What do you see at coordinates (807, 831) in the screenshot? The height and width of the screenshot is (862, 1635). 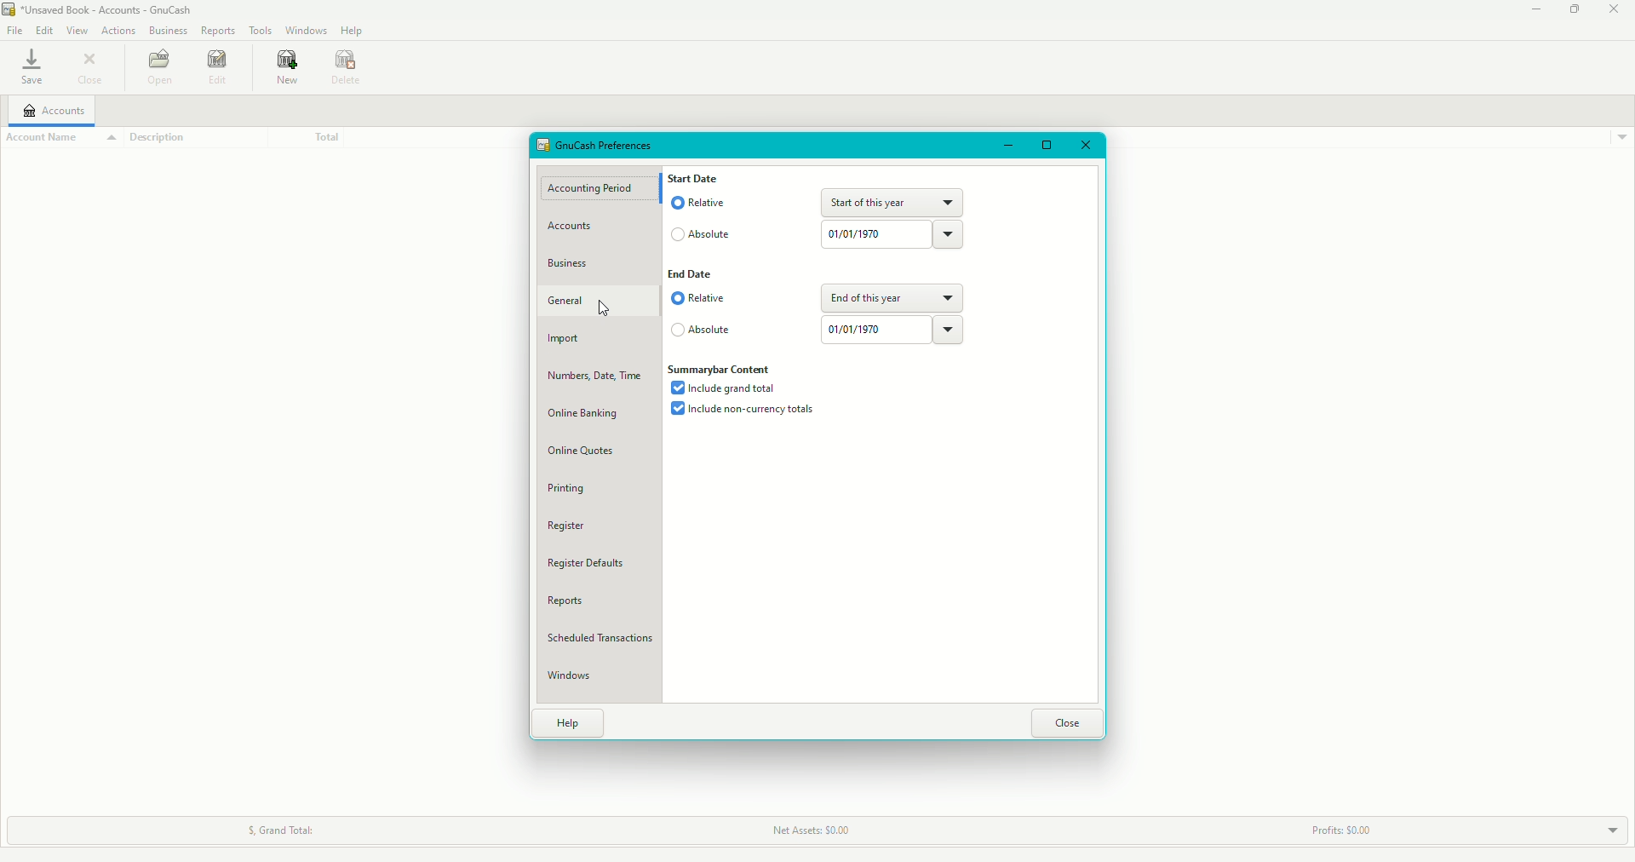 I see `Net Assets` at bounding box center [807, 831].